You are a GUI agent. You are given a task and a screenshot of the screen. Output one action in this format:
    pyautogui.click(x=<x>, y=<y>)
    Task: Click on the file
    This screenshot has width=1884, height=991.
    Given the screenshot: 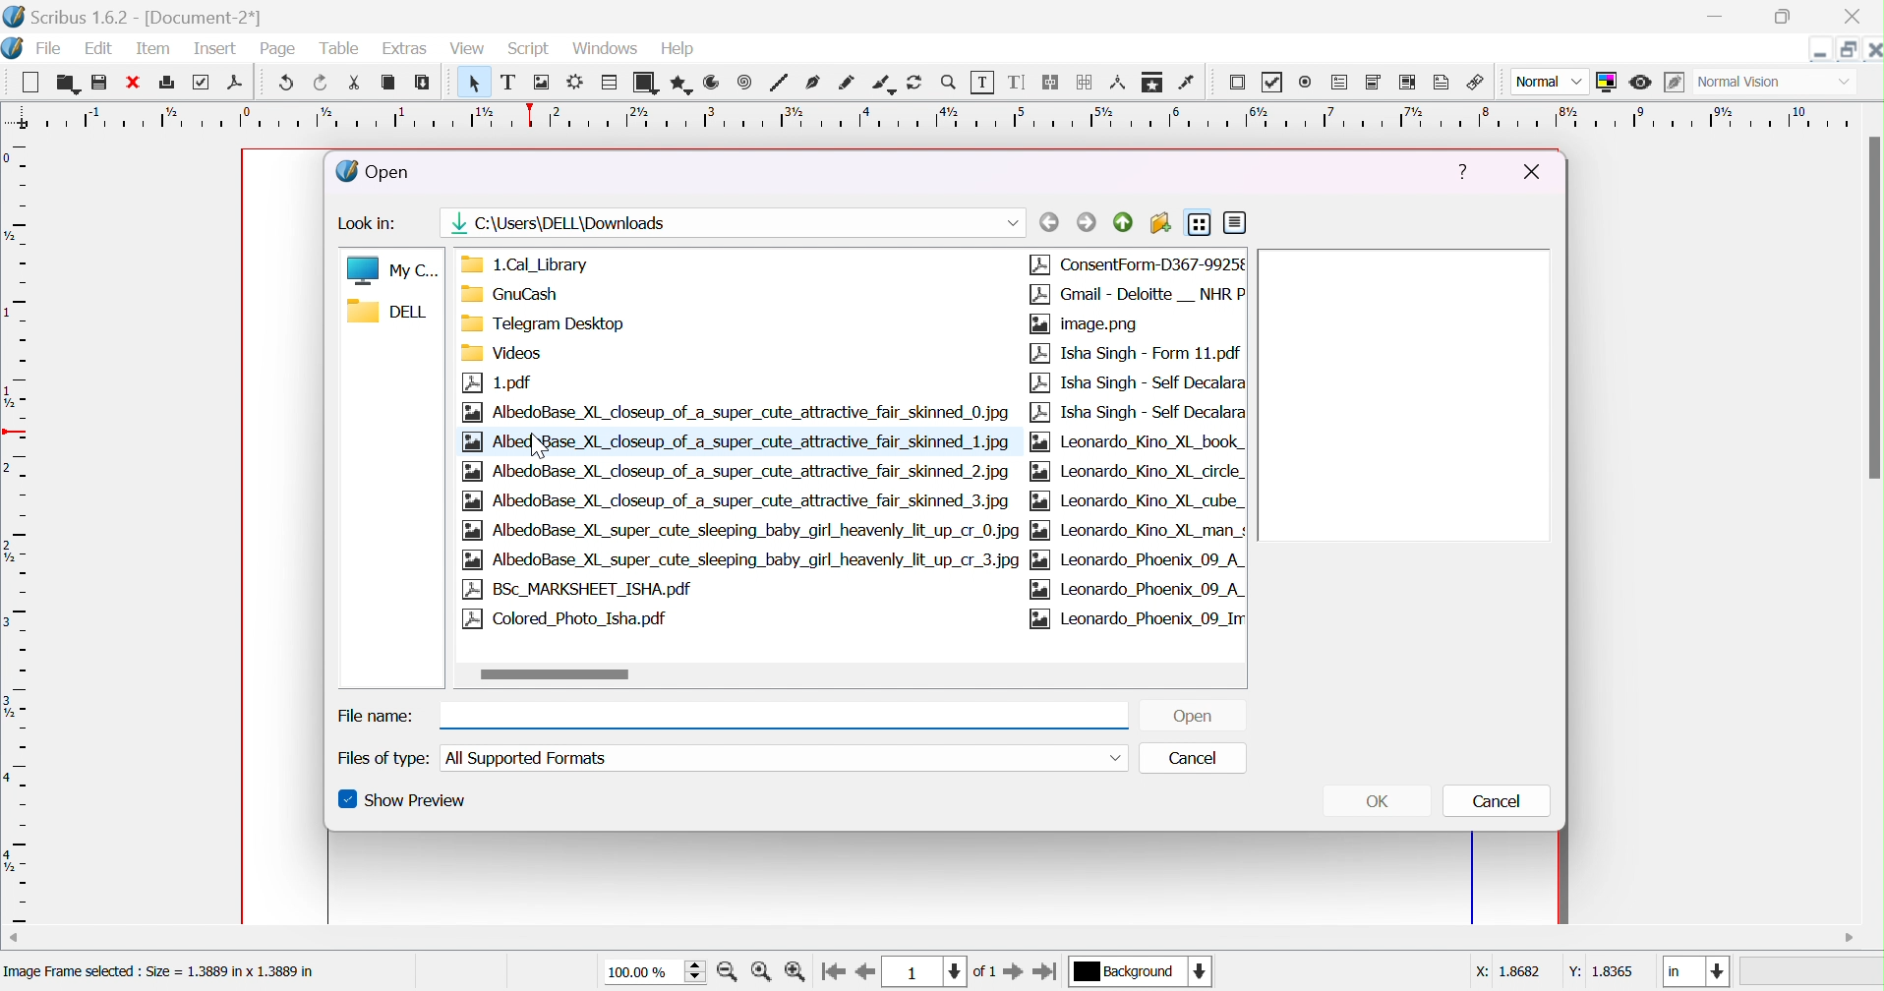 What is the action you would take?
    pyautogui.click(x=49, y=47)
    